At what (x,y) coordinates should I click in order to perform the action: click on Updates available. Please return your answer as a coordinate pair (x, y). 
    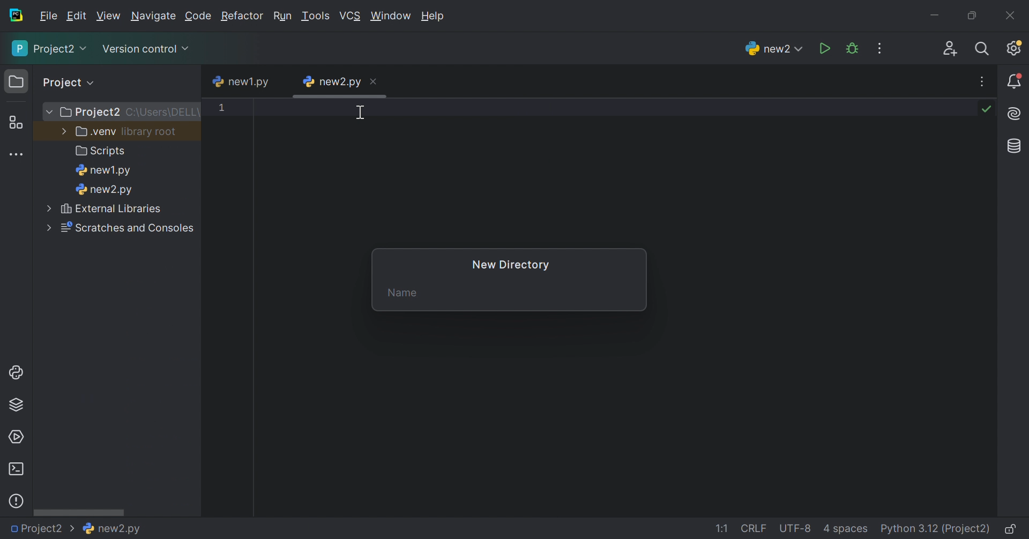
    Looking at the image, I should click on (1013, 49).